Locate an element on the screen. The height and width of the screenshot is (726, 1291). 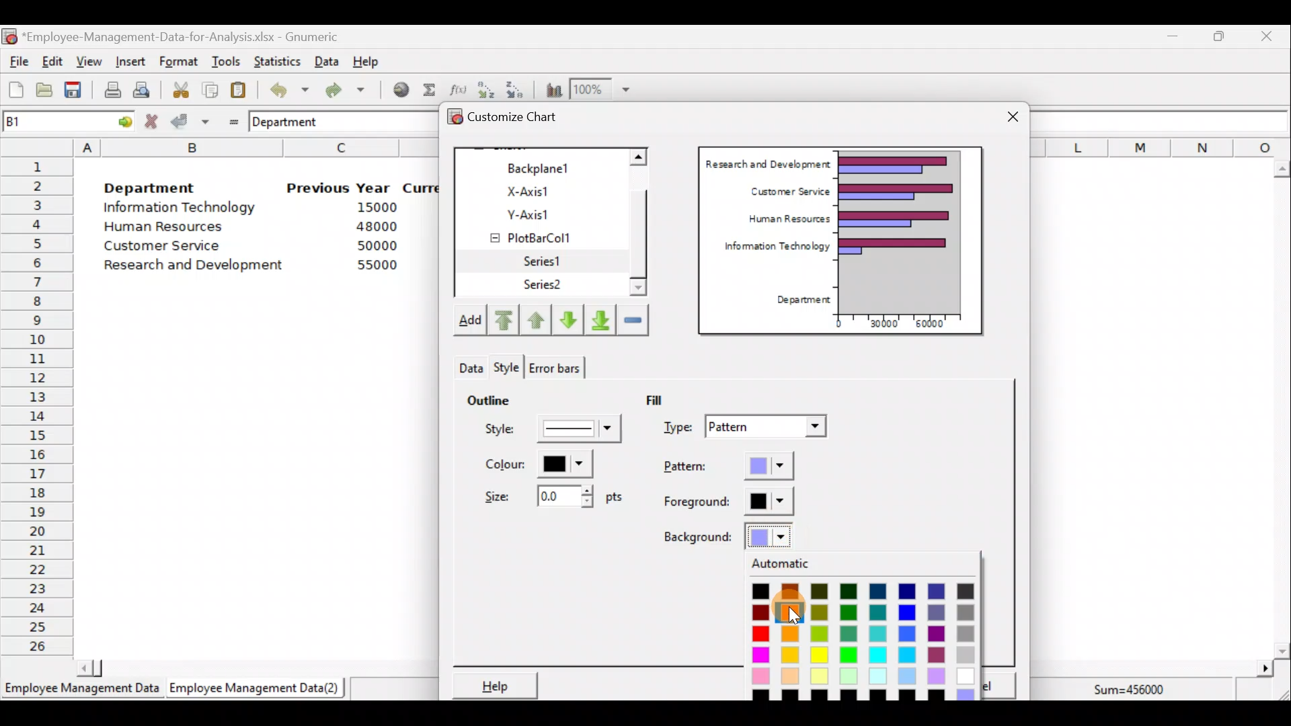
Style is located at coordinates (469, 364).